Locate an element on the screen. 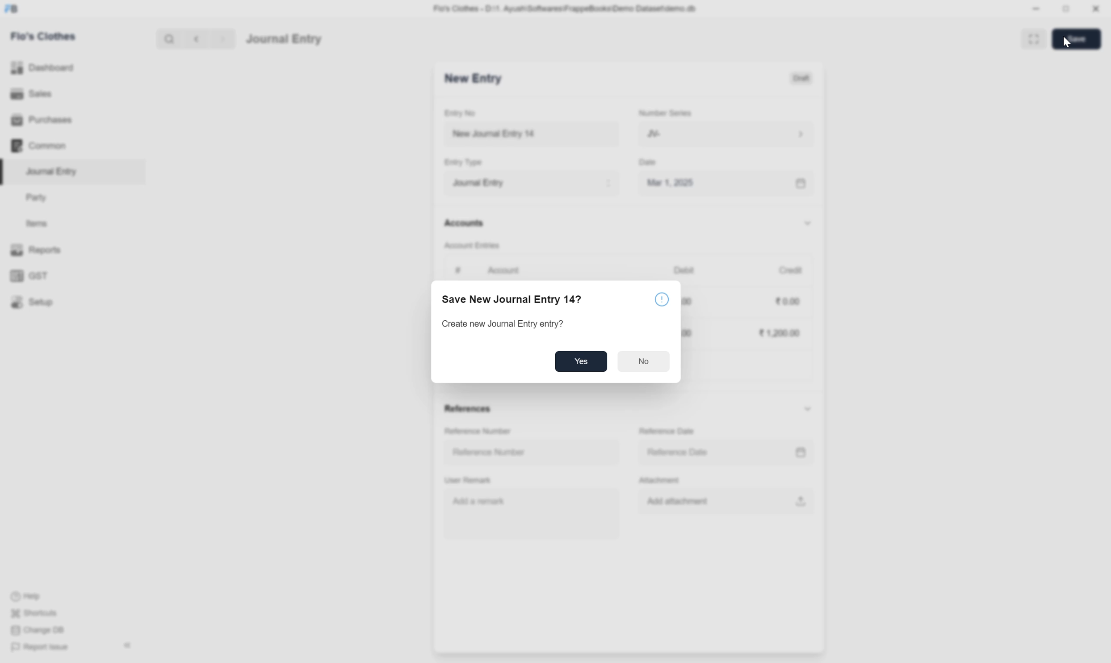 This screenshot has width=1111, height=663. Add attachment is located at coordinates (685, 502).